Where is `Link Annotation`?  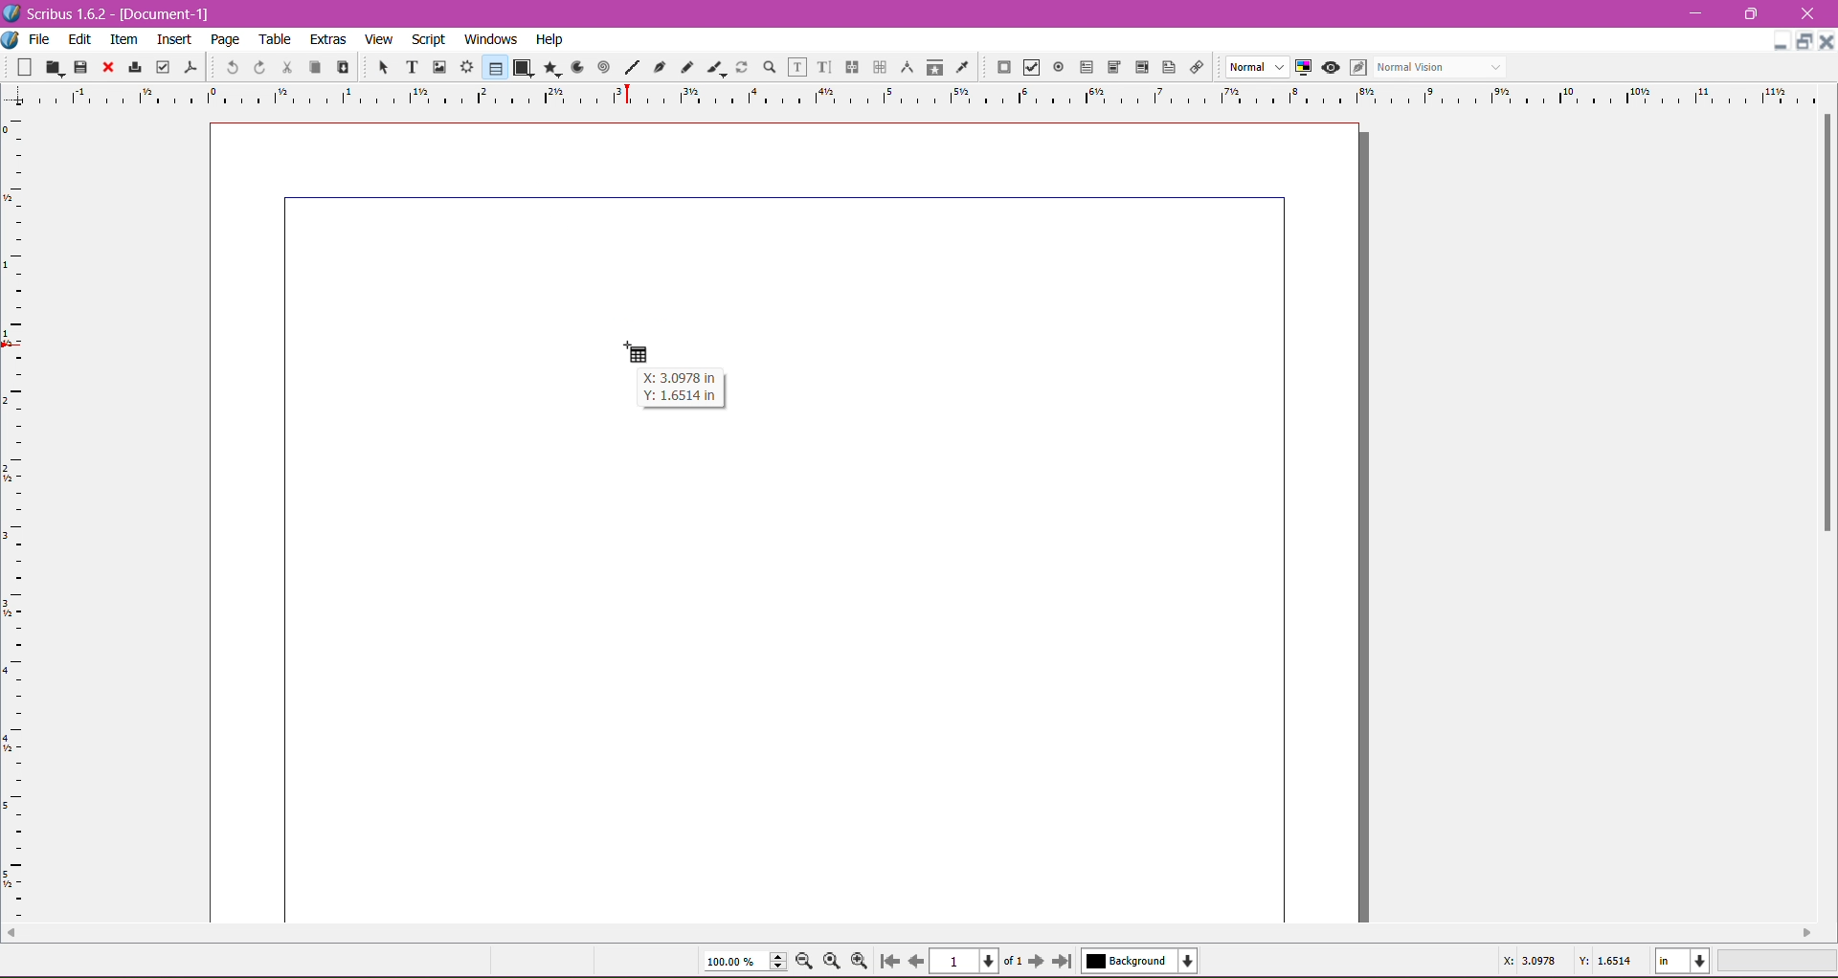
Link Annotation is located at coordinates (1194, 66).